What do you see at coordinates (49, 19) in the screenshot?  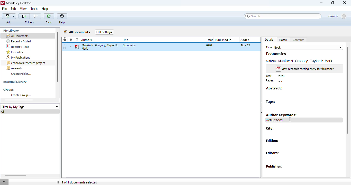 I see `sync` at bounding box center [49, 19].